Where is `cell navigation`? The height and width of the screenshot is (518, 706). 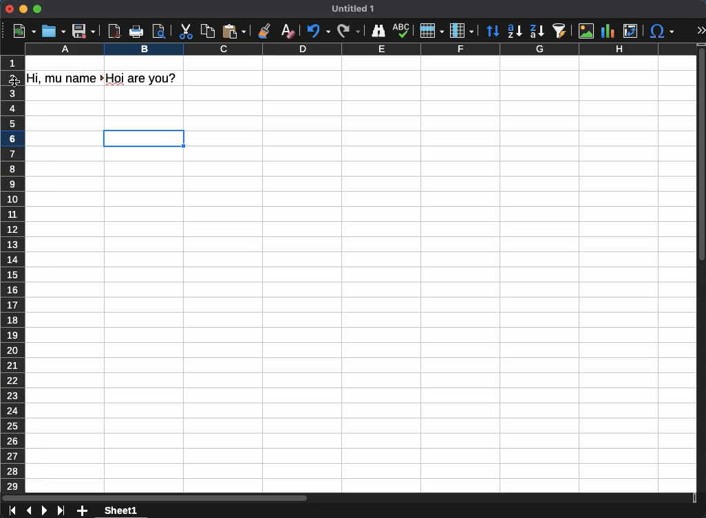 cell navigation is located at coordinates (145, 139).